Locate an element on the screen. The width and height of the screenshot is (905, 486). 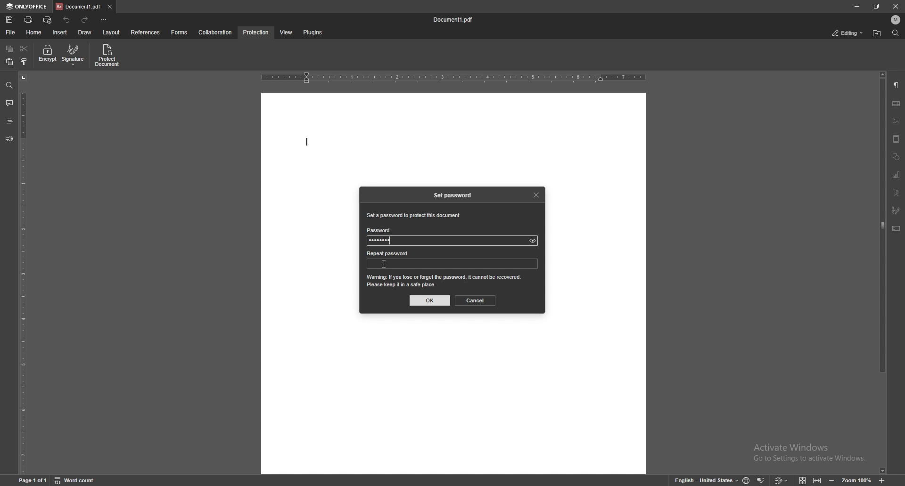
home is located at coordinates (33, 32).